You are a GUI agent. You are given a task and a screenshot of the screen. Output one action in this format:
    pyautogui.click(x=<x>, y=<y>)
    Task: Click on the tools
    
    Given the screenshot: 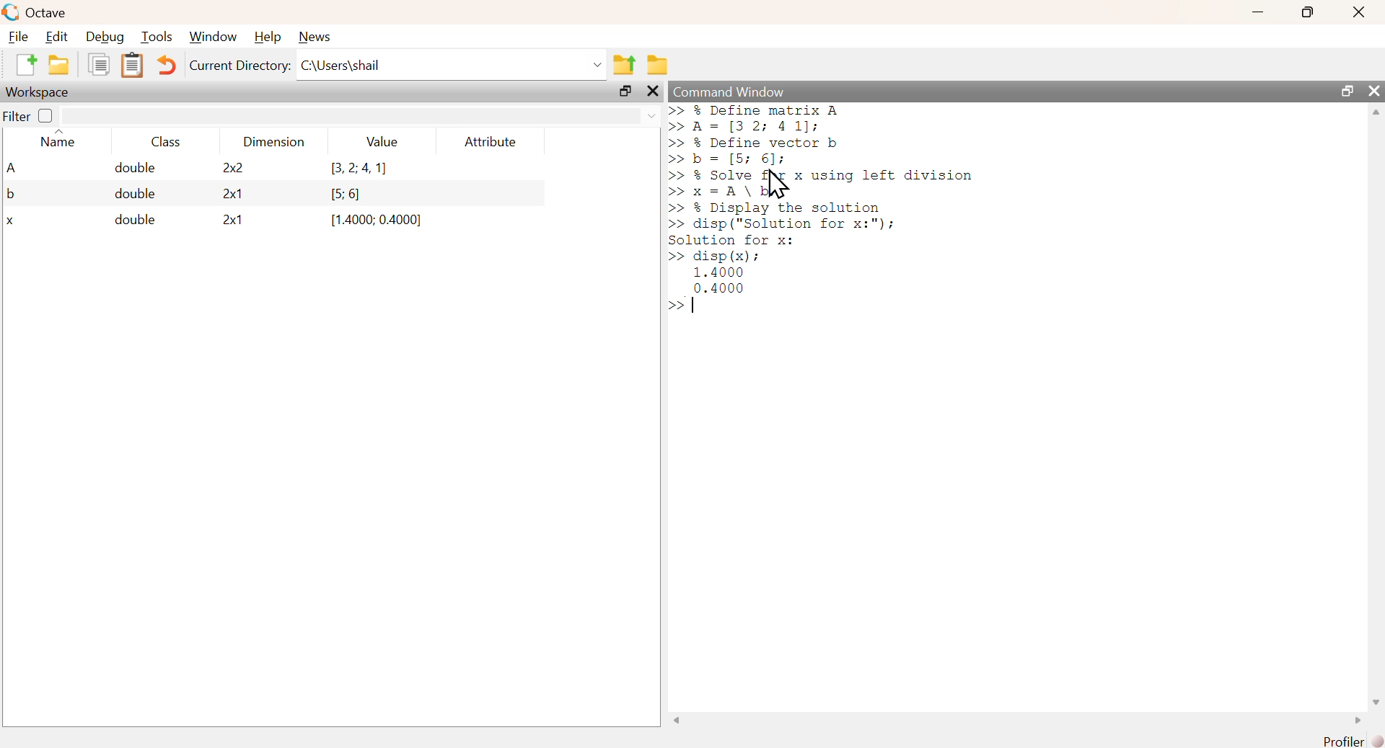 What is the action you would take?
    pyautogui.click(x=158, y=37)
    